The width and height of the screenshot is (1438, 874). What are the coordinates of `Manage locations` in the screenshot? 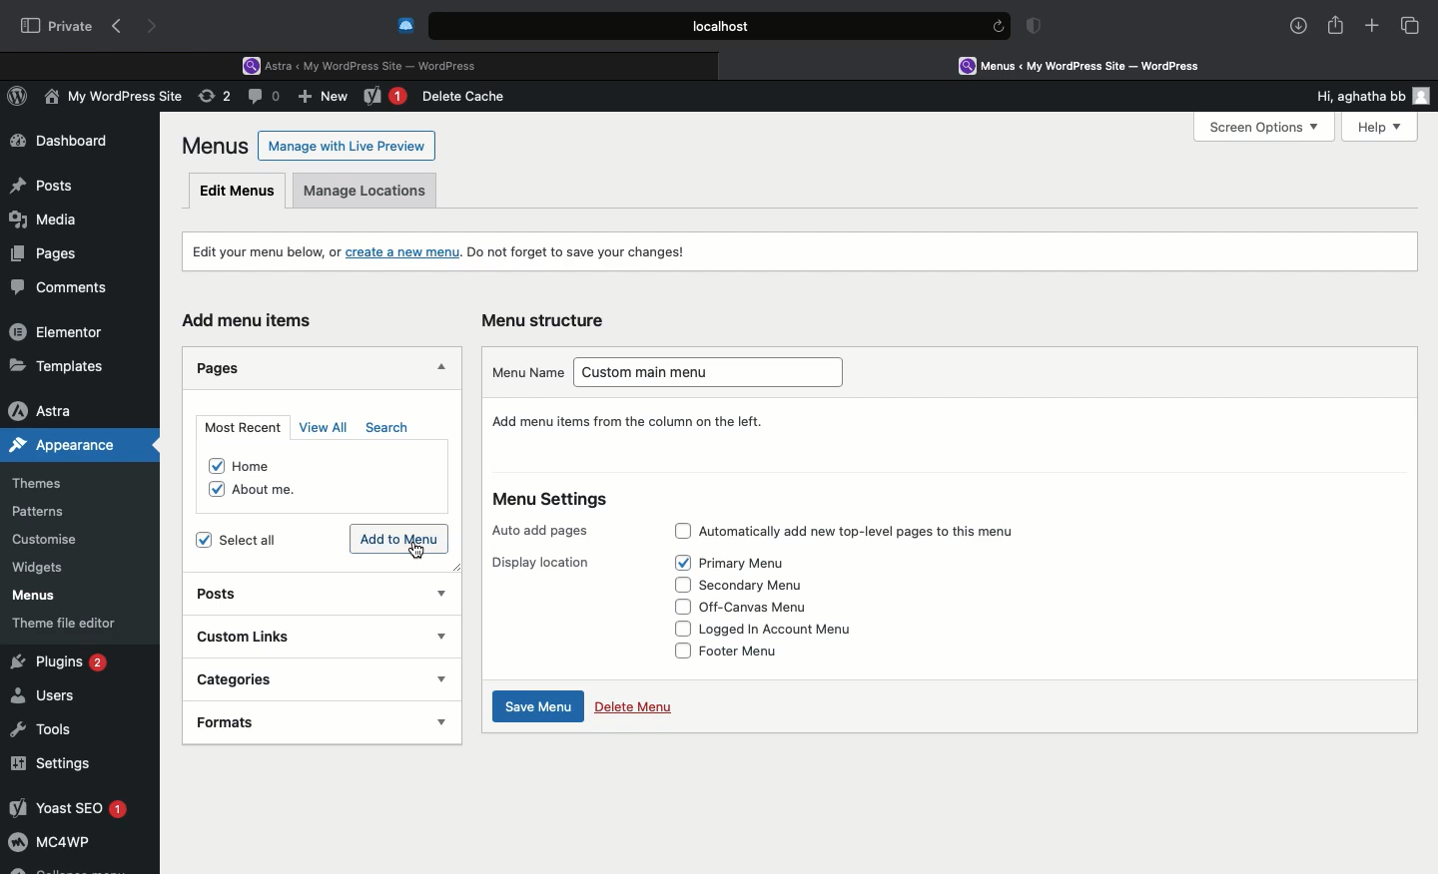 It's located at (369, 196).